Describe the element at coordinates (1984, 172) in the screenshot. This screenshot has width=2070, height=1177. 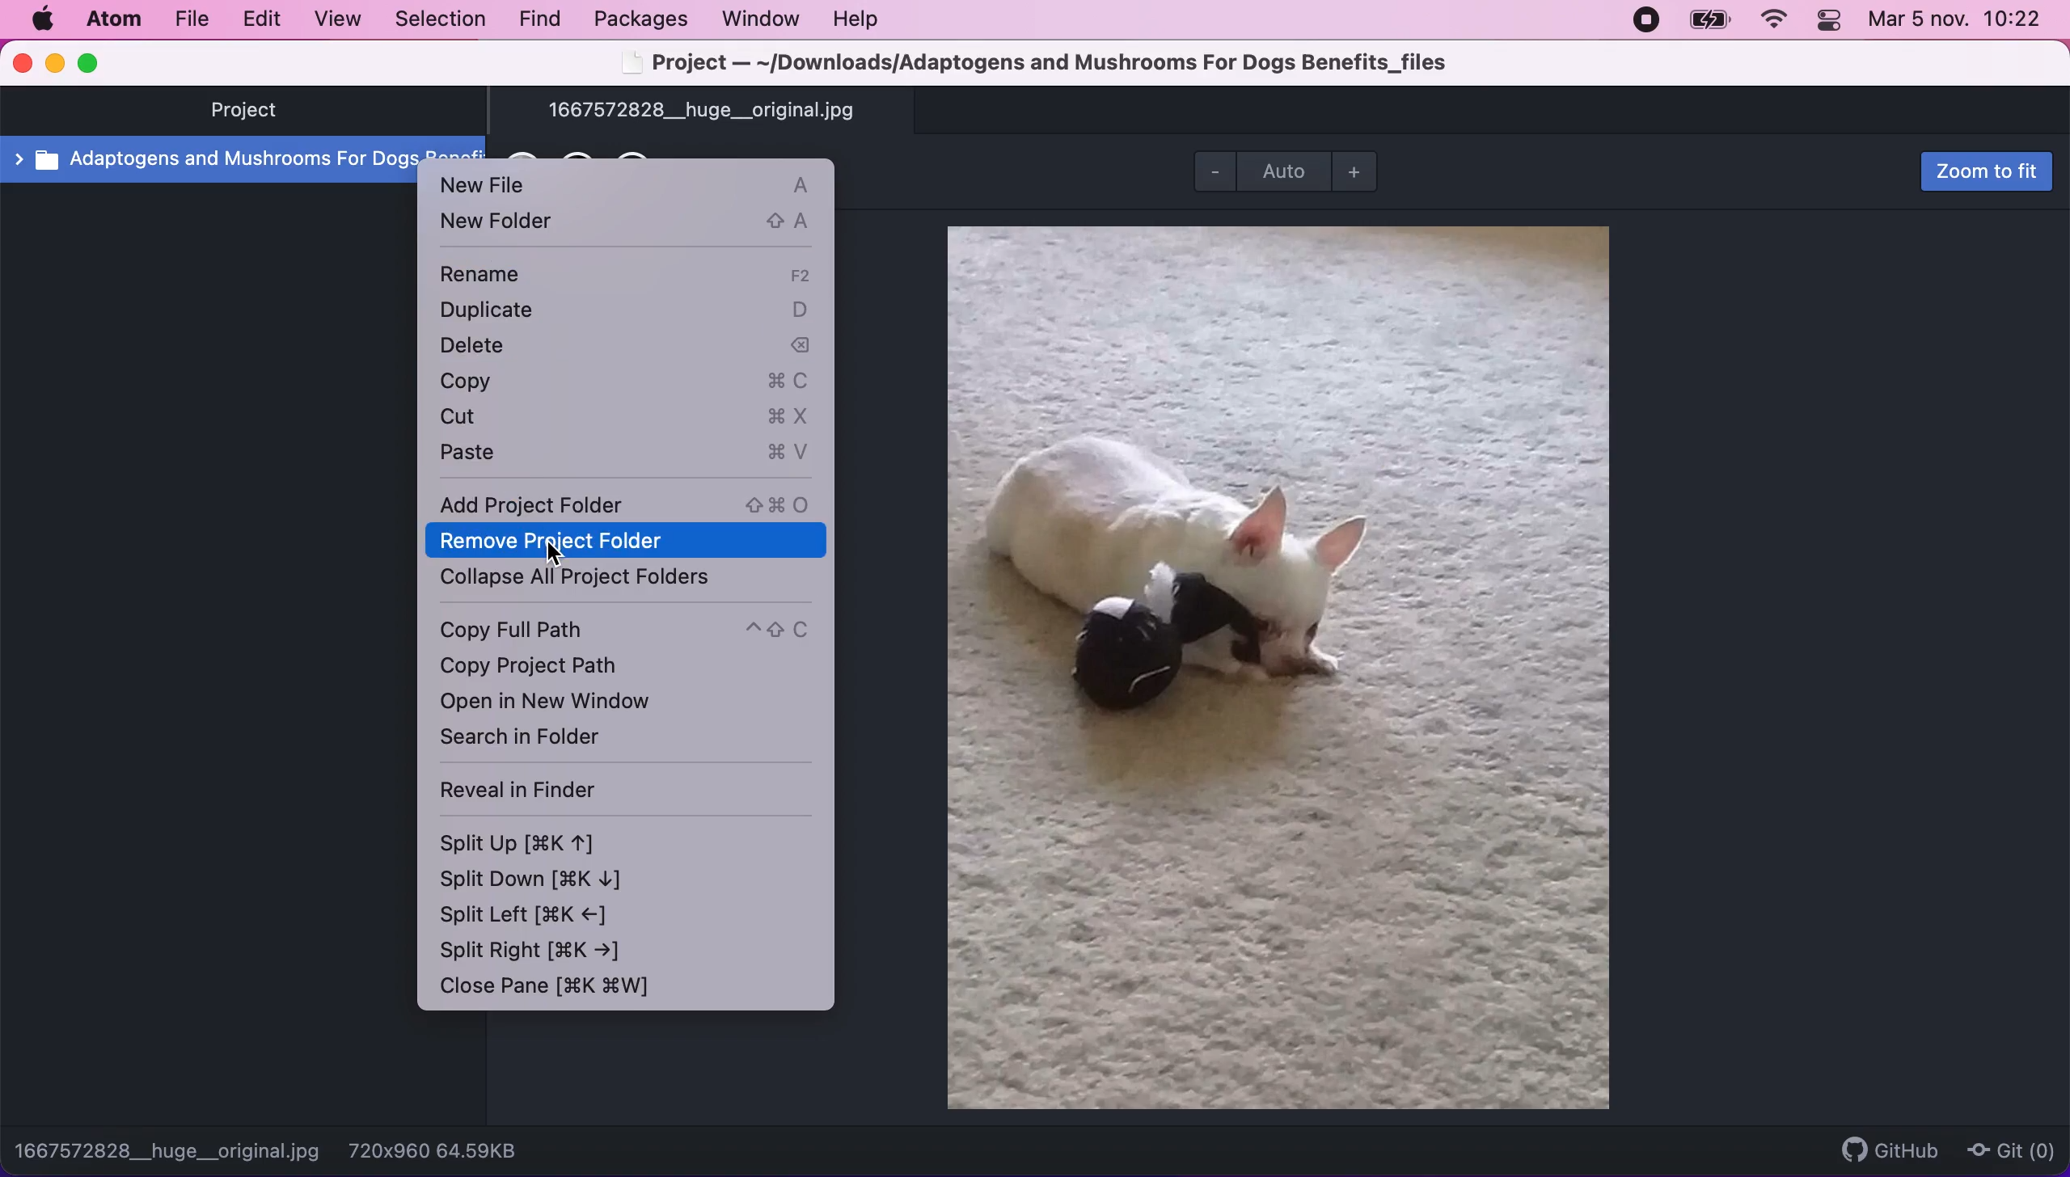
I see `zoom to fit` at that location.